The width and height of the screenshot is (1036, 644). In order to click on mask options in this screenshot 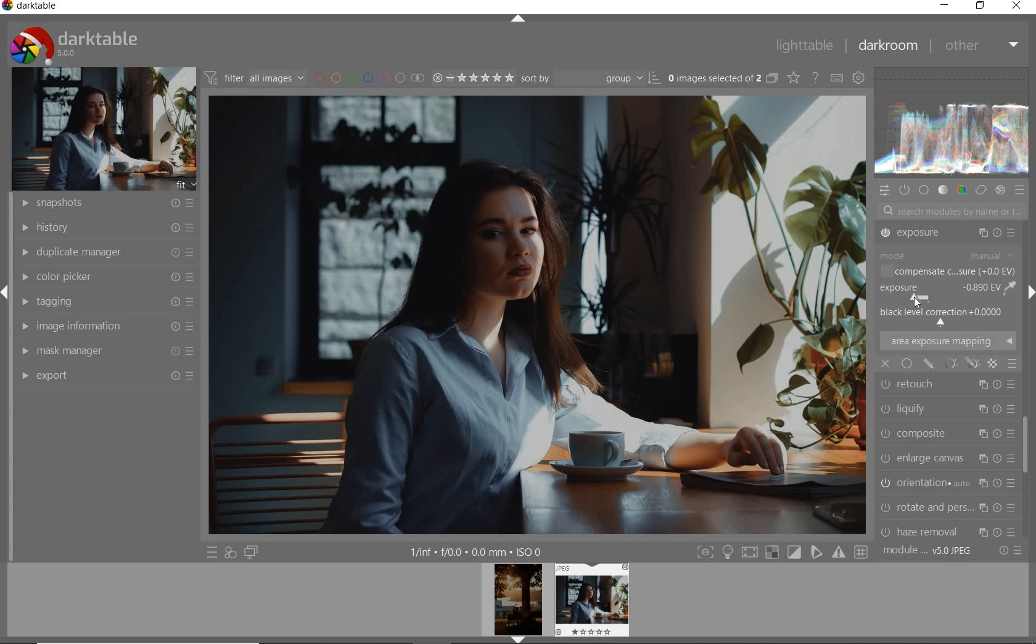, I will do `click(960, 363)`.